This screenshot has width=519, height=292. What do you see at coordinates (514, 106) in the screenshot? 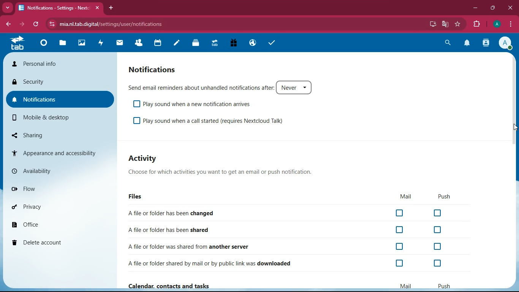
I see `vertical scrollbar` at bounding box center [514, 106].